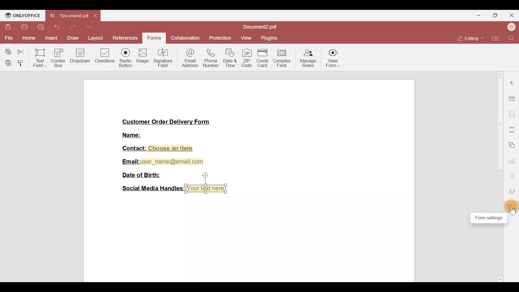 This screenshot has height=292, width=519. What do you see at coordinates (283, 57) in the screenshot?
I see `Complex field` at bounding box center [283, 57].